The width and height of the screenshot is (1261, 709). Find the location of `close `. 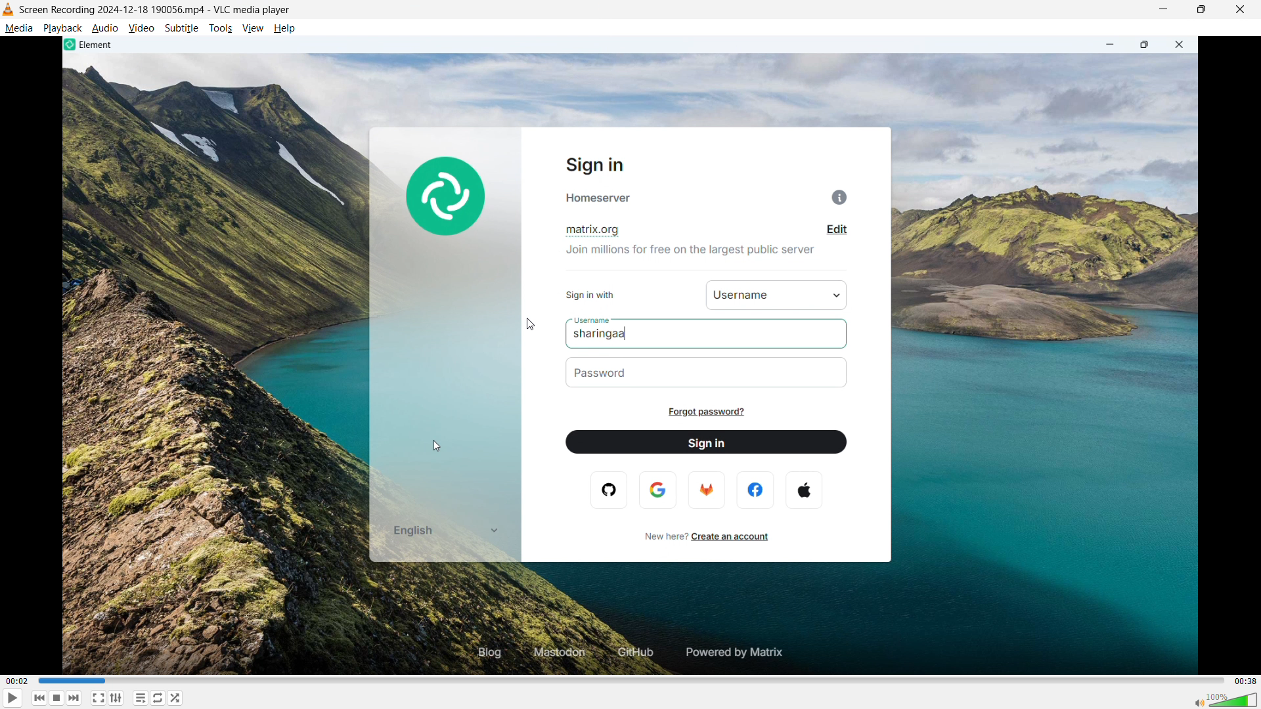

close  is located at coordinates (1239, 10).